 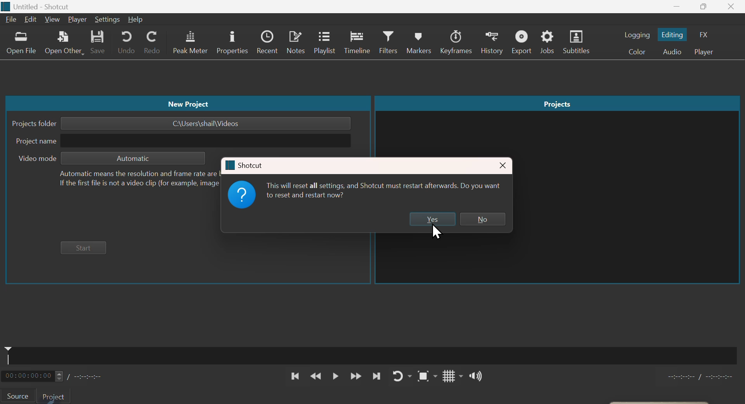 What do you see at coordinates (704, 7) in the screenshot?
I see `Maximise` at bounding box center [704, 7].